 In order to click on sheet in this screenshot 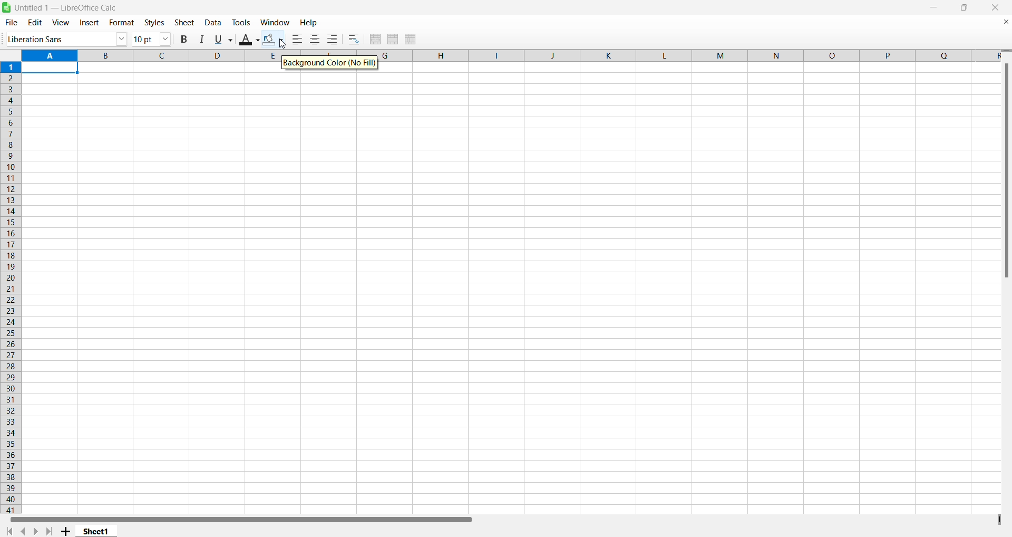, I will do `click(186, 23)`.